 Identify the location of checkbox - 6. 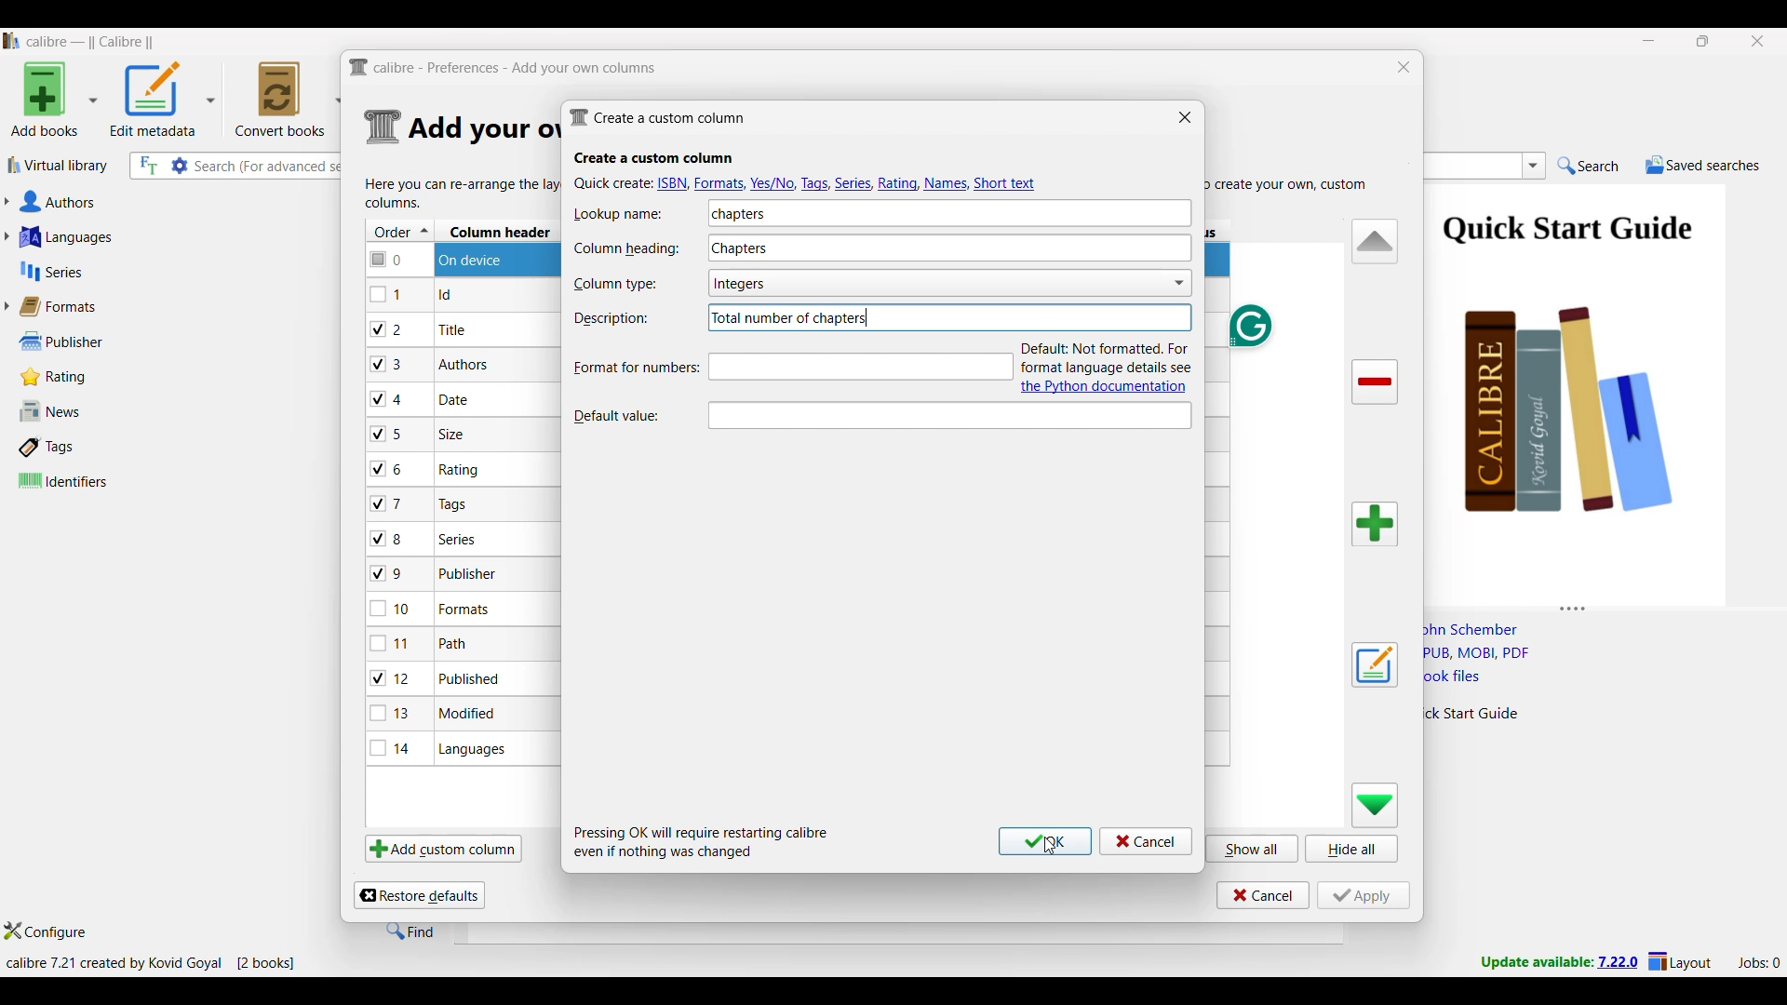
(390, 470).